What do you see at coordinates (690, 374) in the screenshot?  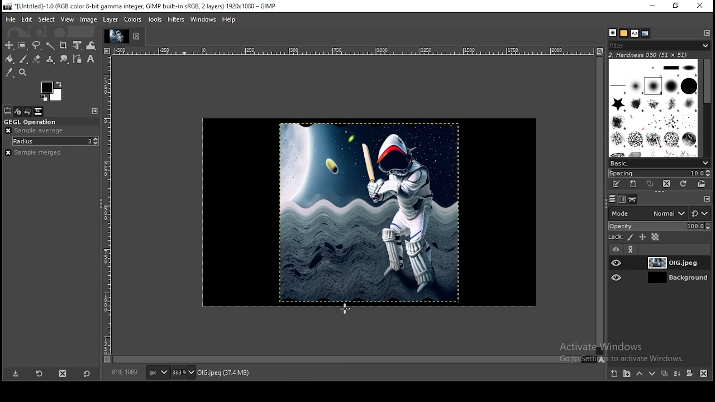 I see `add a mask that allows non-destructive editing of transperancy` at bounding box center [690, 374].